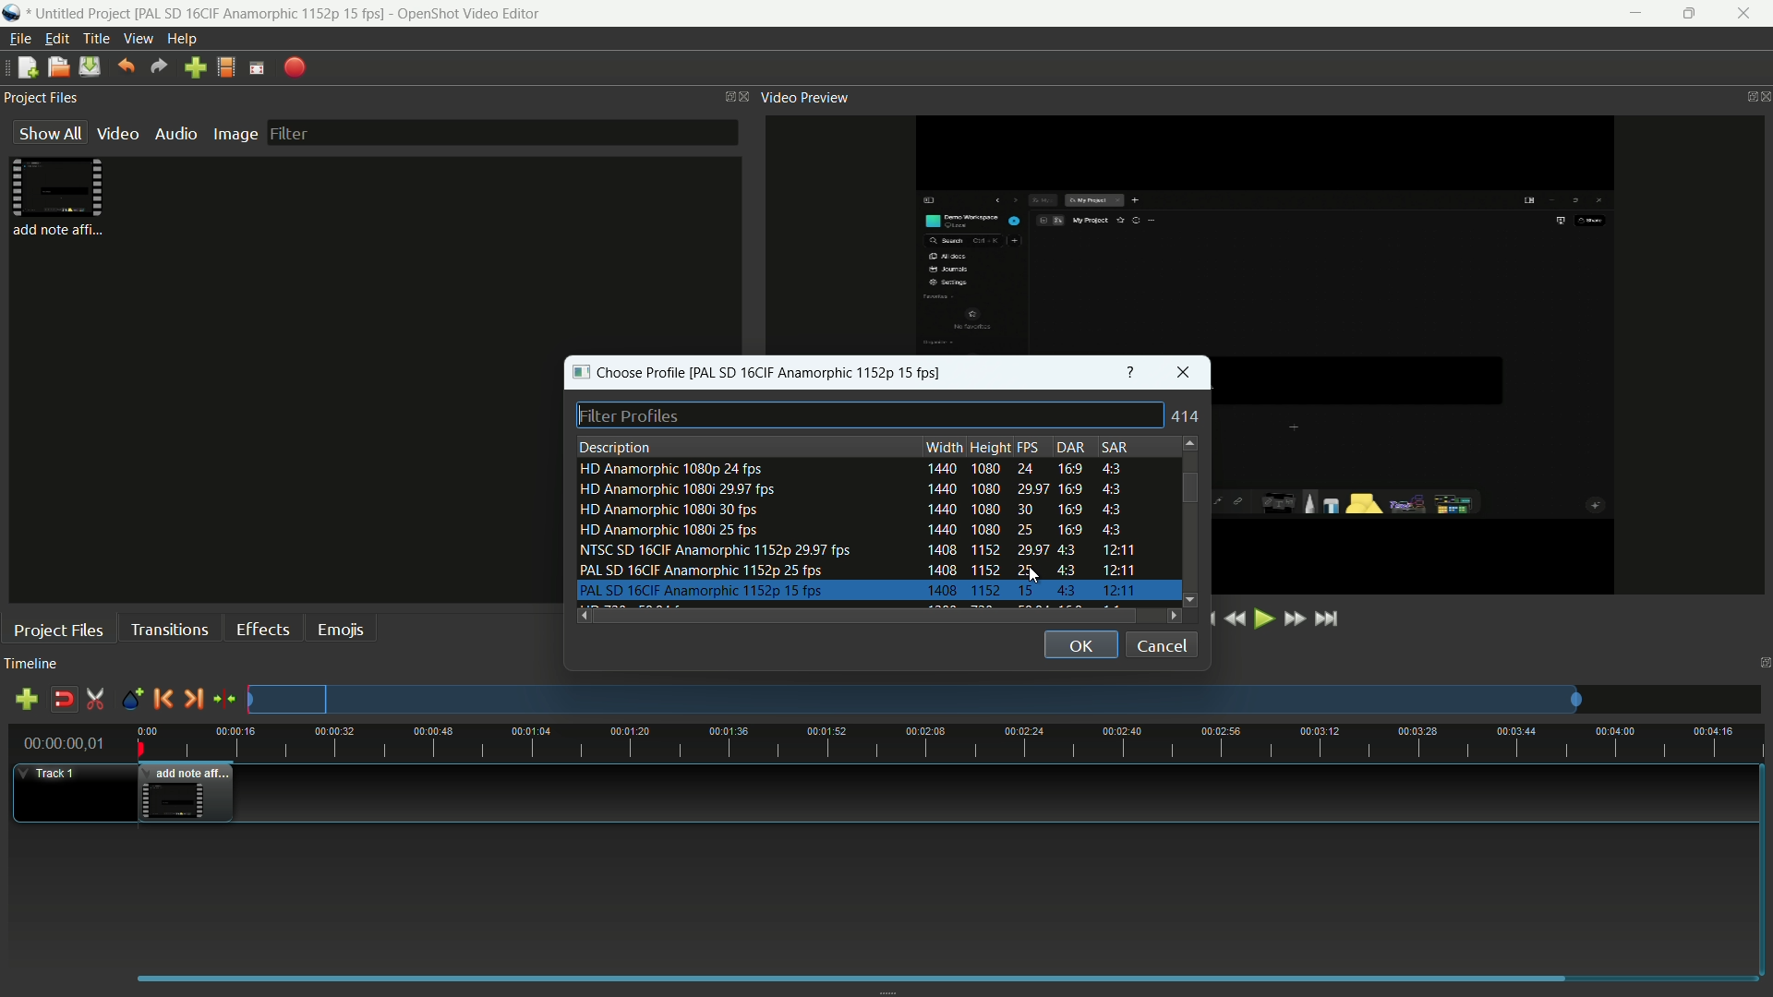 This screenshot has width=1773, height=997. What do you see at coordinates (1762, 661) in the screenshot?
I see `close timeline` at bounding box center [1762, 661].